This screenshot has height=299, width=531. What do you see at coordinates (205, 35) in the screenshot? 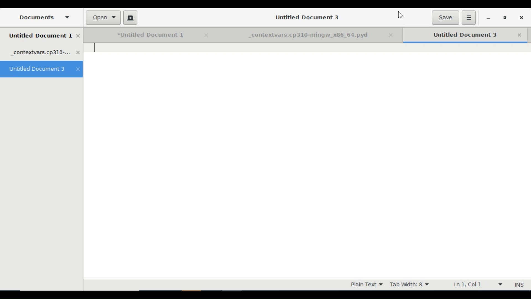
I see `Close` at bounding box center [205, 35].